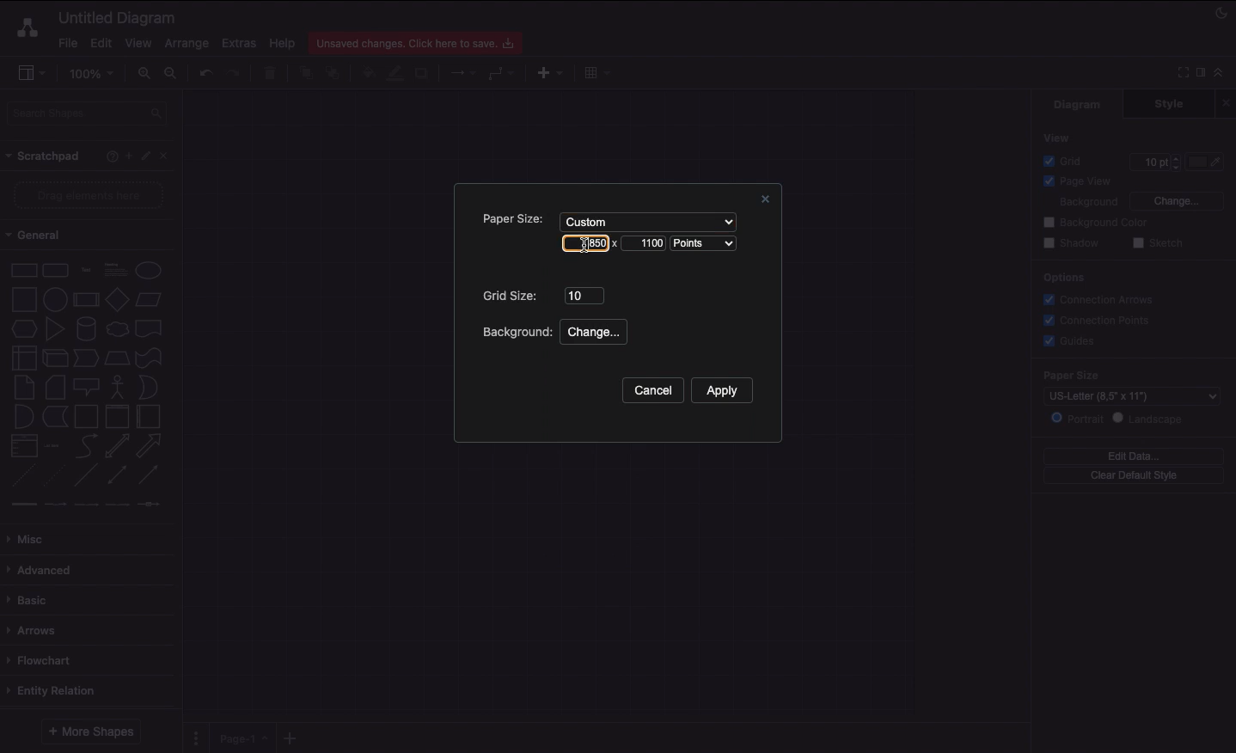 The width and height of the screenshot is (1236, 753). Describe the element at coordinates (117, 300) in the screenshot. I see `Diamond` at that location.